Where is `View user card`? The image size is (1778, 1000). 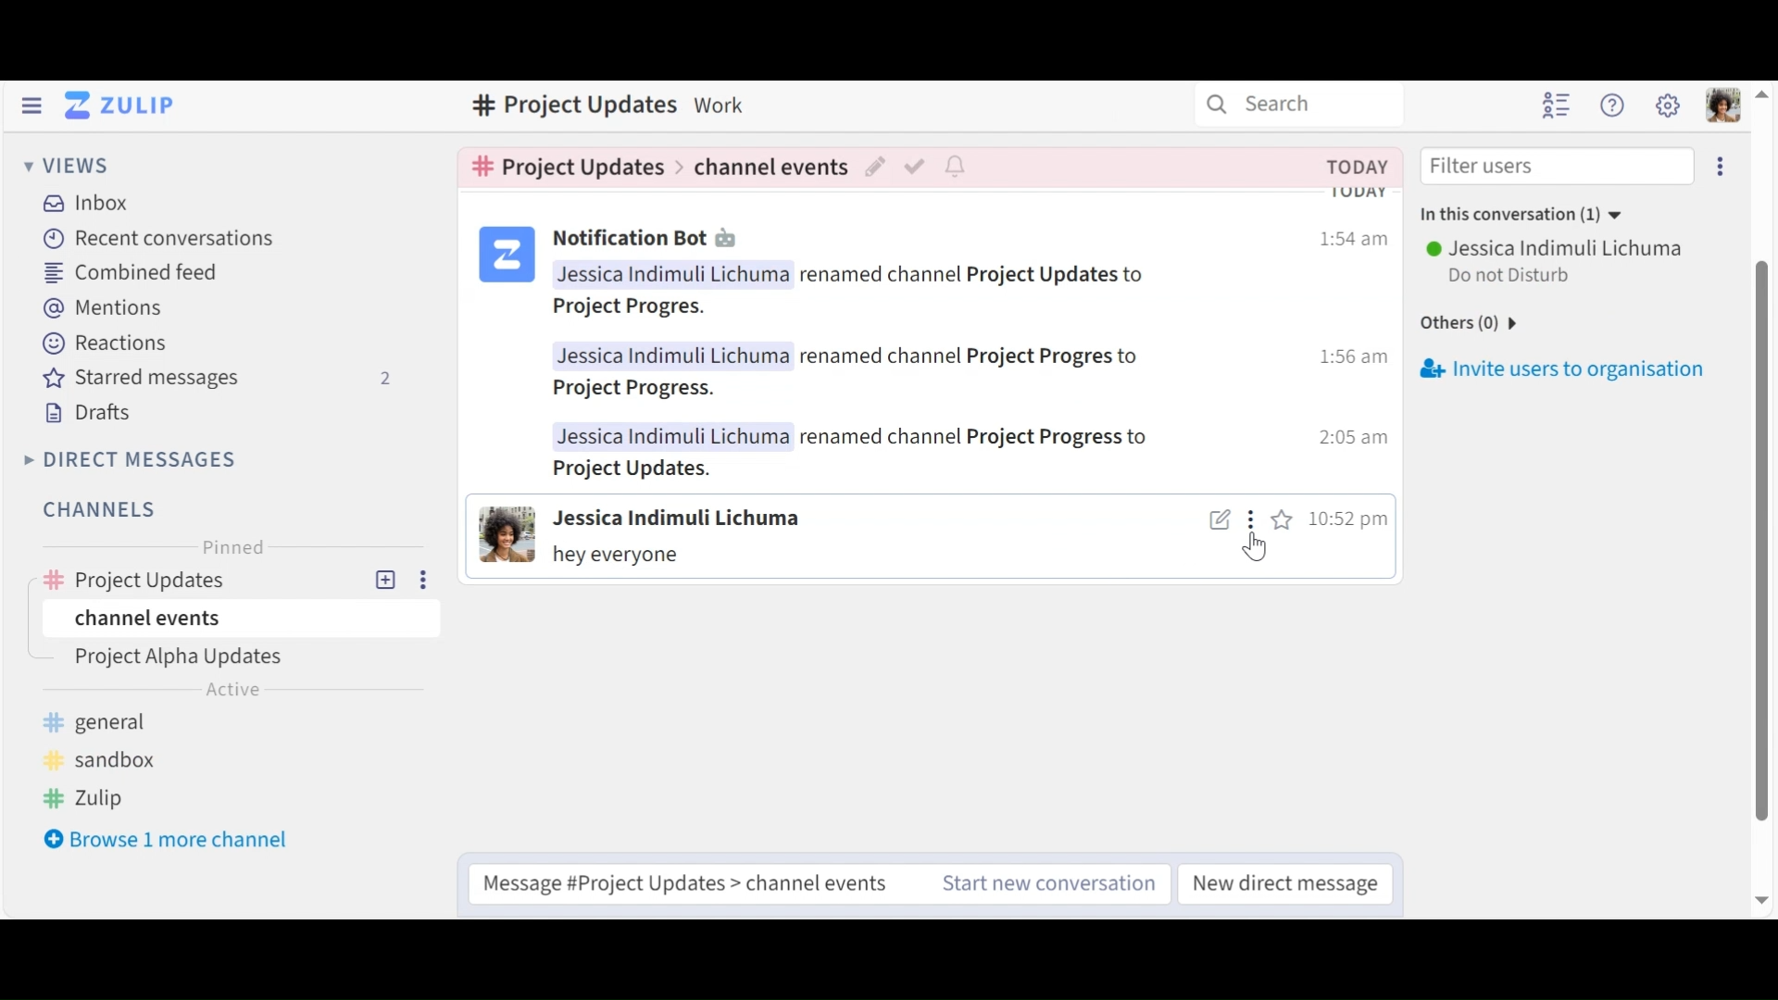 View user card is located at coordinates (680, 518).